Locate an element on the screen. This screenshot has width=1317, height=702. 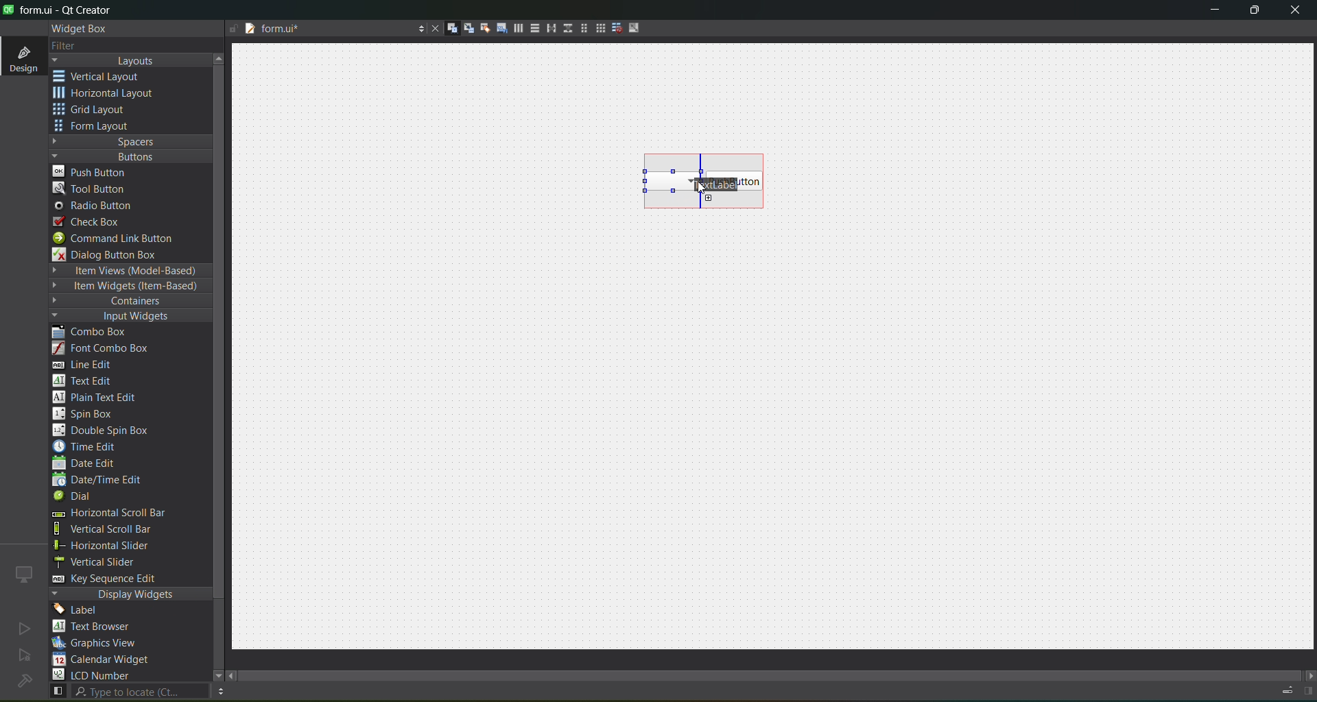
minimize is located at coordinates (1215, 12).